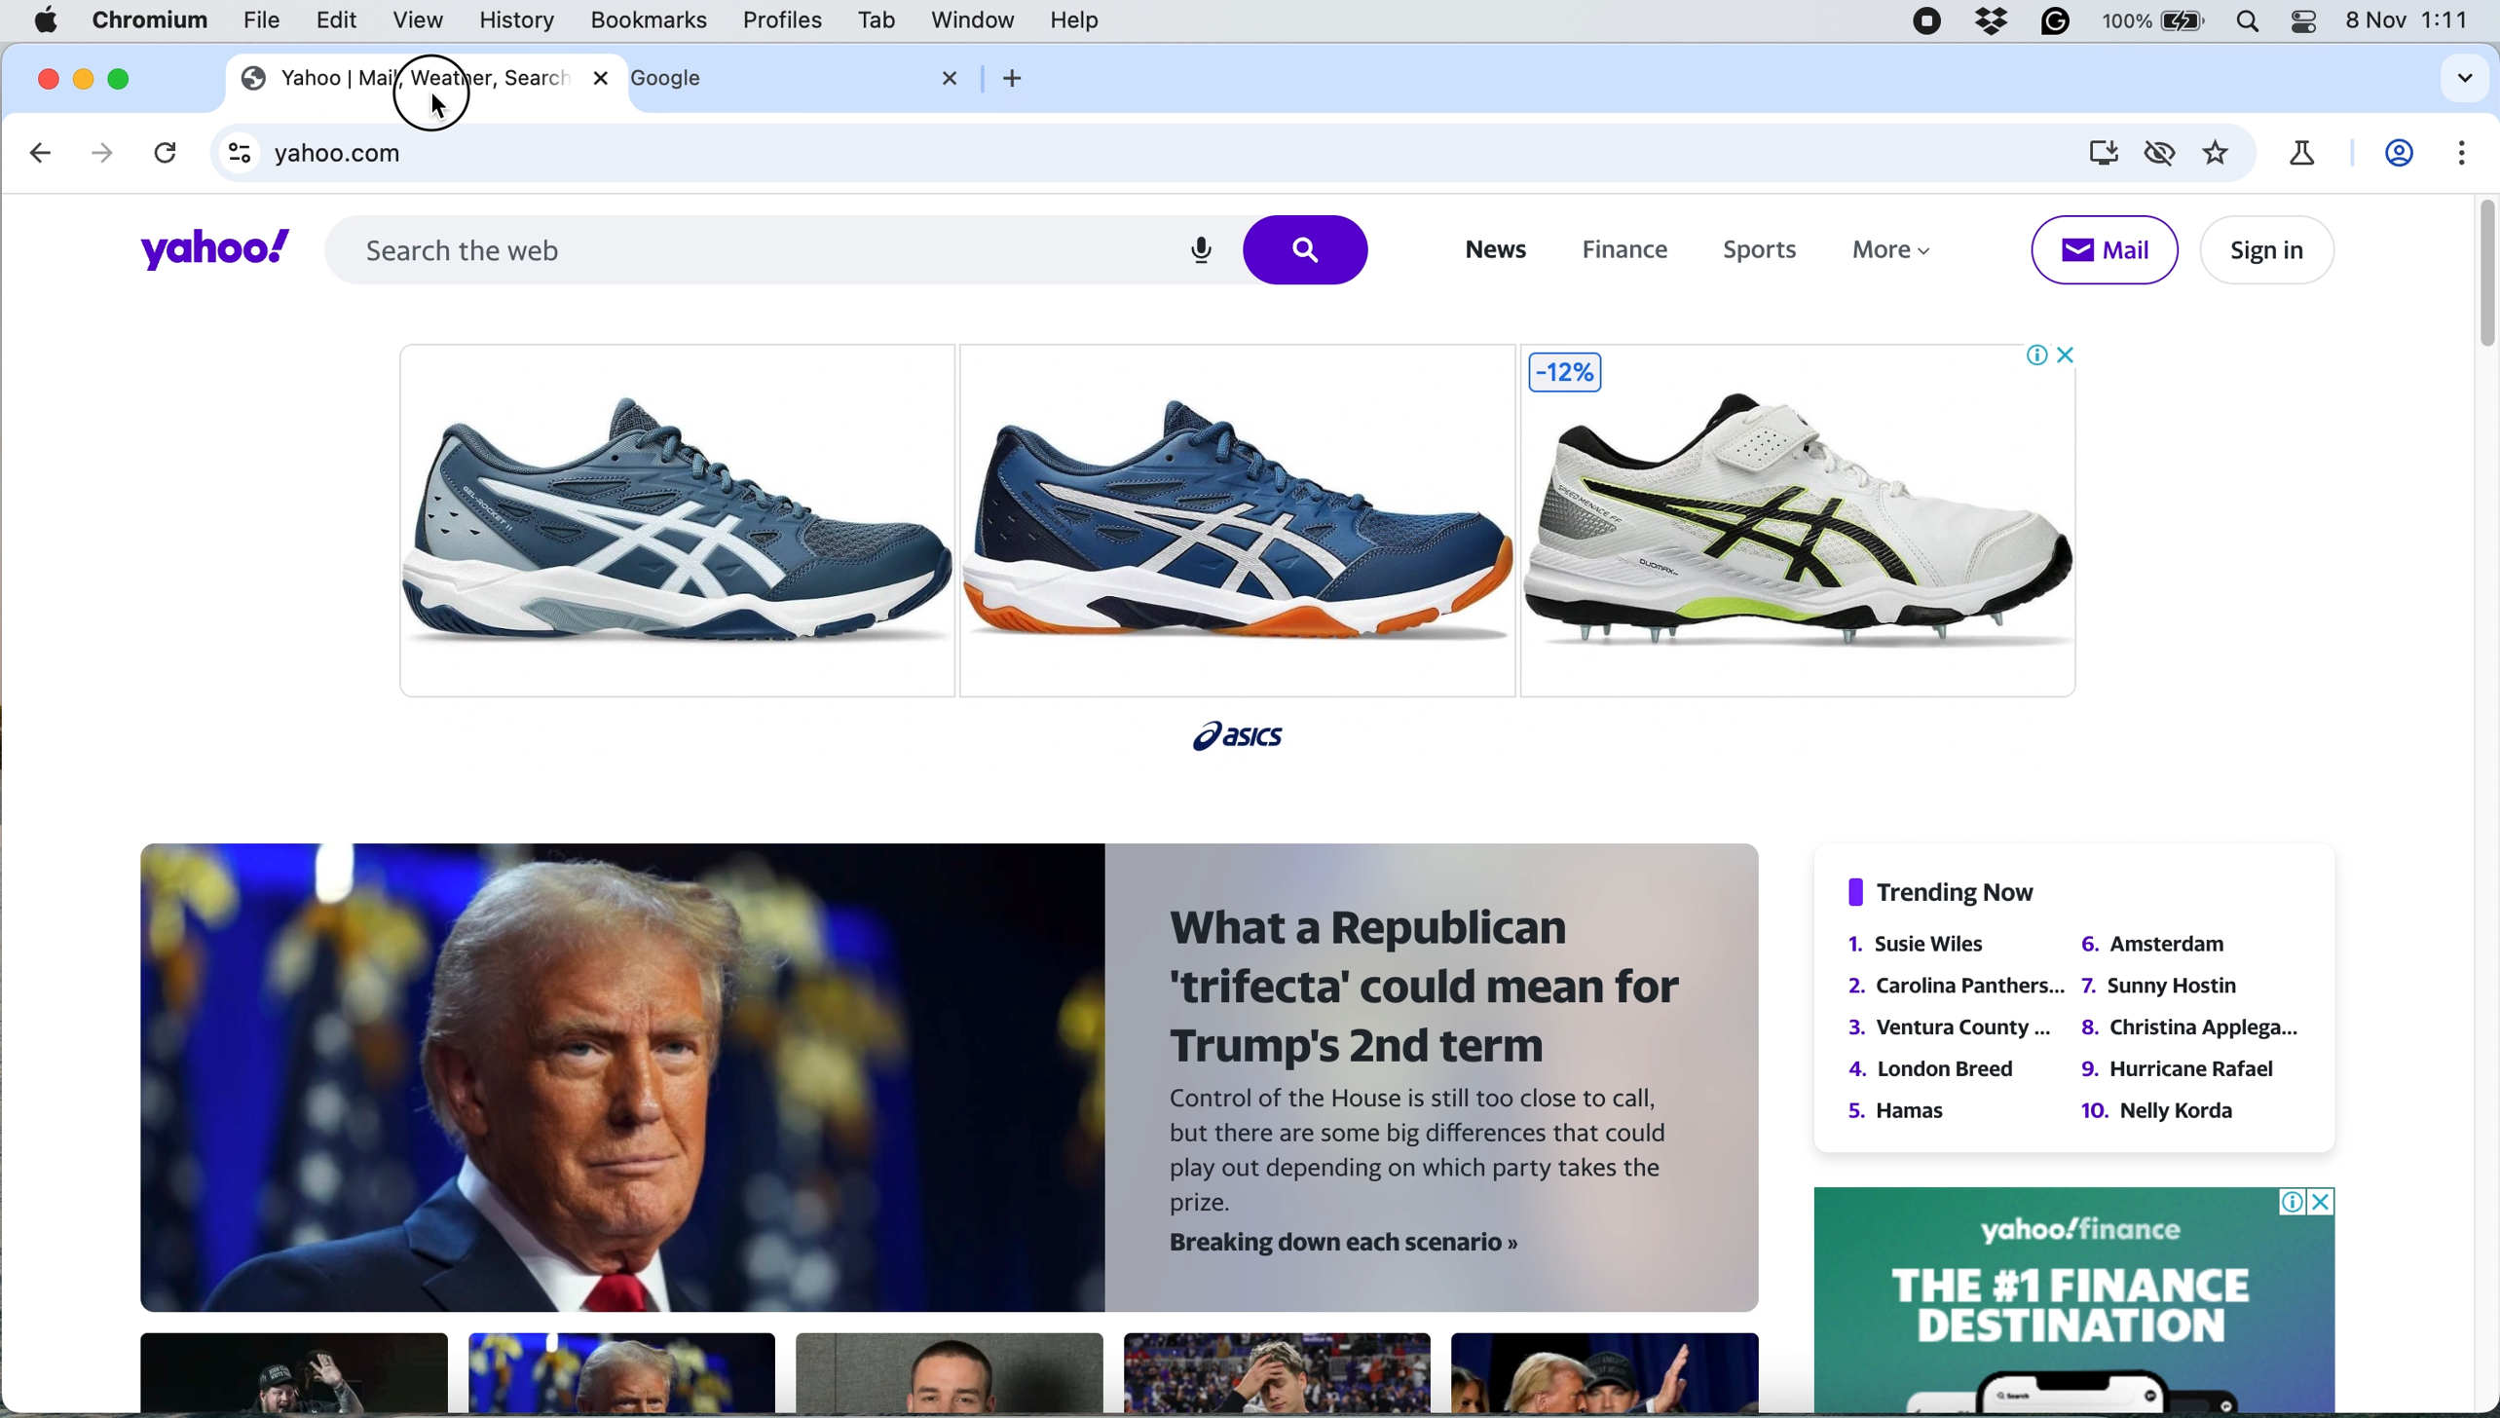 This screenshot has height=1418, width=2500. I want to click on BB. a
| - >» 5 ZIPALA :
= 3 . What a Republican
= 5» » Ygpat 1
» a trifecta’ could mean for
| 4 ’ ¥
g » baa Trump's 2nd term
» rg AF Control of the House is still too close to call,
} te but there are some big differences that could
. A —y play out depending on which party takes the
“ k prize.
Hy. - Breaking down each scenario », so click(935, 1127).